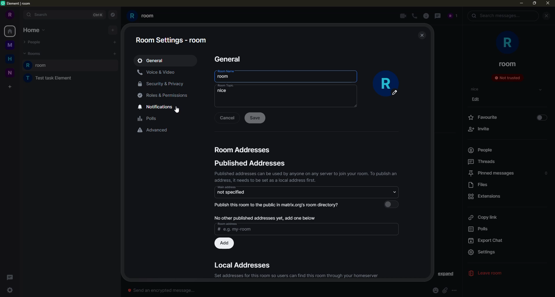  Describe the element at coordinates (226, 187) in the screenshot. I see `main address` at that location.